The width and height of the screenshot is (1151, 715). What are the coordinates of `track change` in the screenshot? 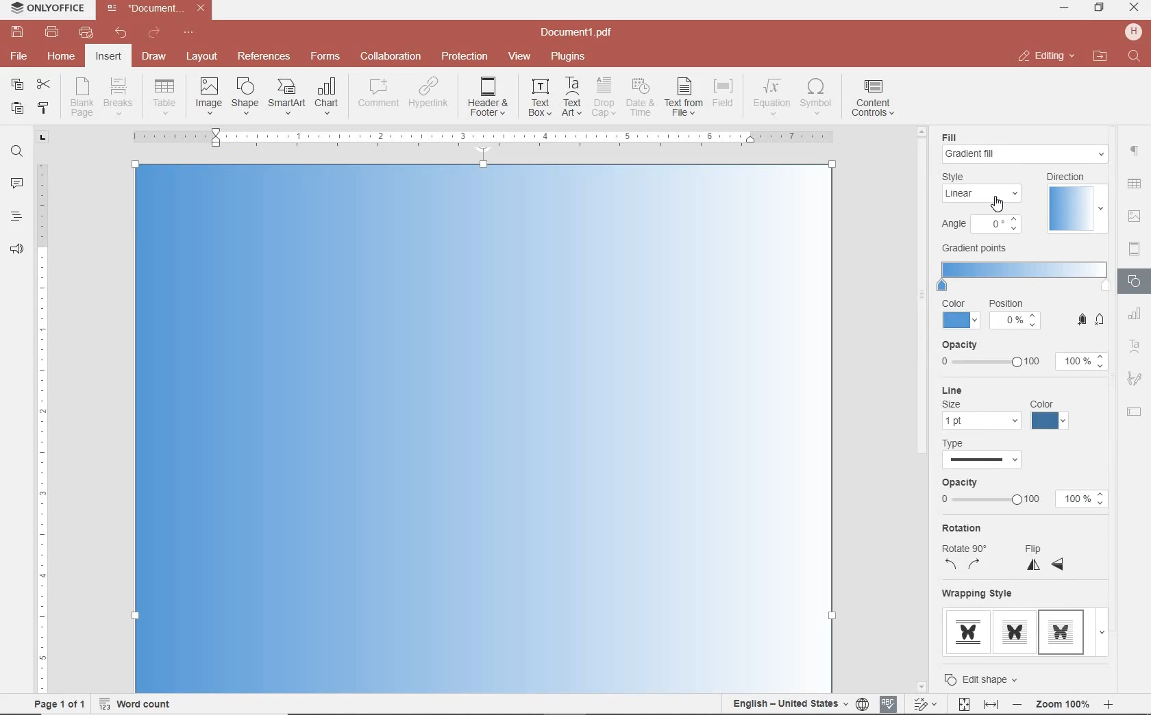 It's located at (924, 705).